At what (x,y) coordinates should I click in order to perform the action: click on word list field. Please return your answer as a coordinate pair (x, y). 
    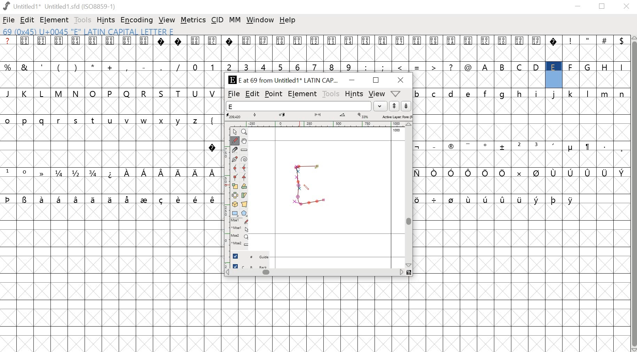
    Looking at the image, I should click on (299, 106).